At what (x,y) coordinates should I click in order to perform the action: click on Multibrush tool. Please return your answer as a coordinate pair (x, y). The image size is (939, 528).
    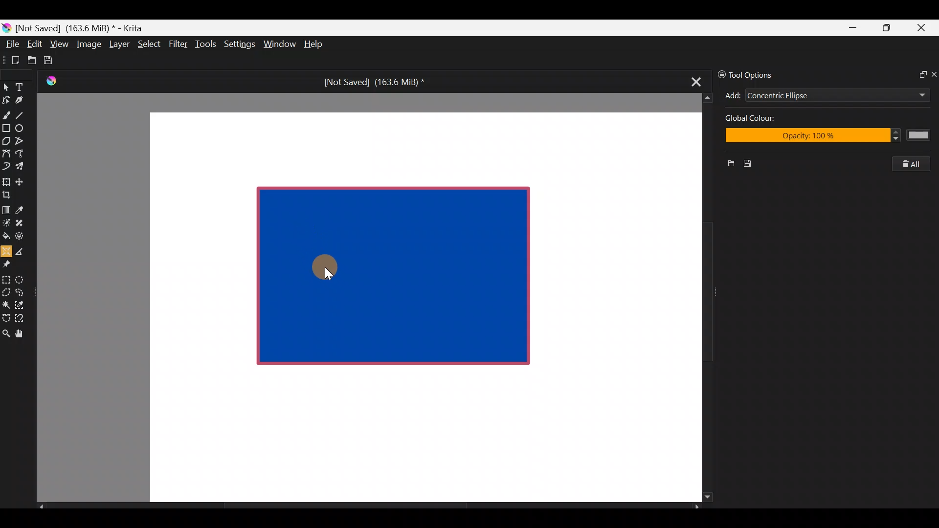
    Looking at the image, I should click on (23, 166).